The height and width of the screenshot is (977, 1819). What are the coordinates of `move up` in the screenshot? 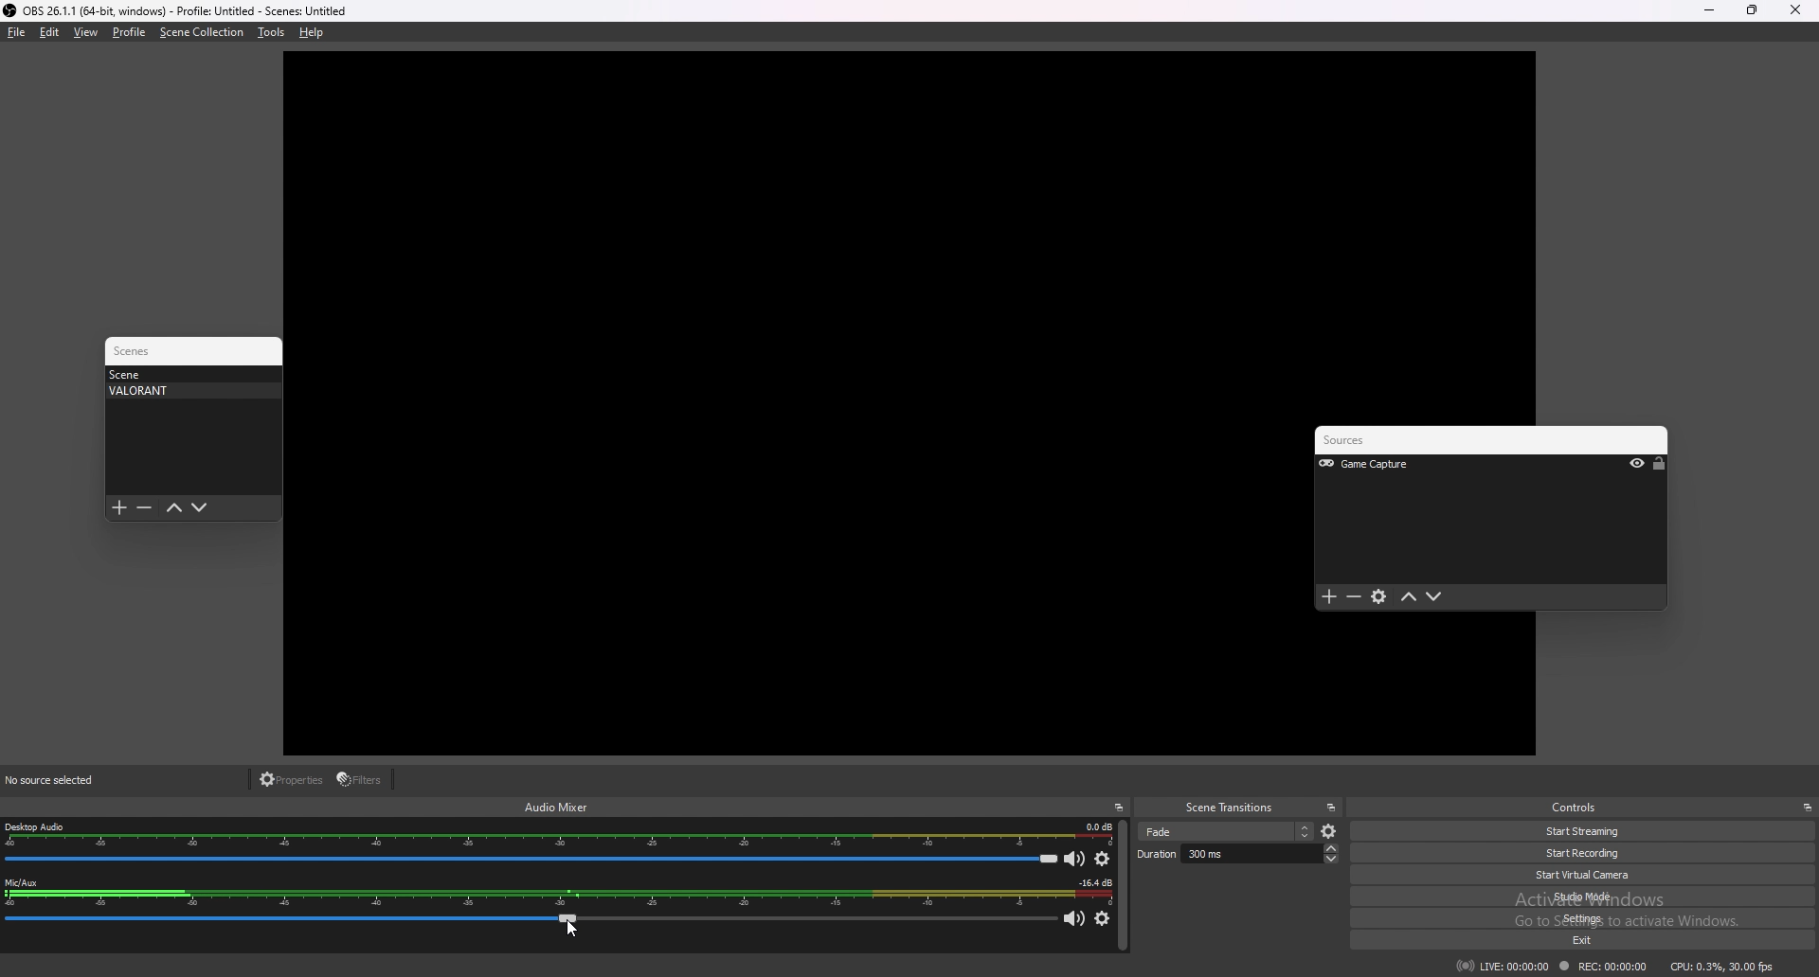 It's located at (1410, 597).